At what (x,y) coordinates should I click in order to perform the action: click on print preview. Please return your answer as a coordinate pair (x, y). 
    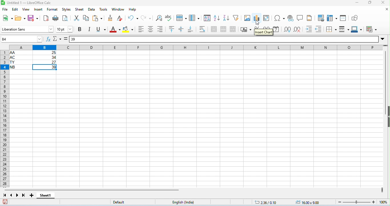
    Looking at the image, I should click on (66, 18).